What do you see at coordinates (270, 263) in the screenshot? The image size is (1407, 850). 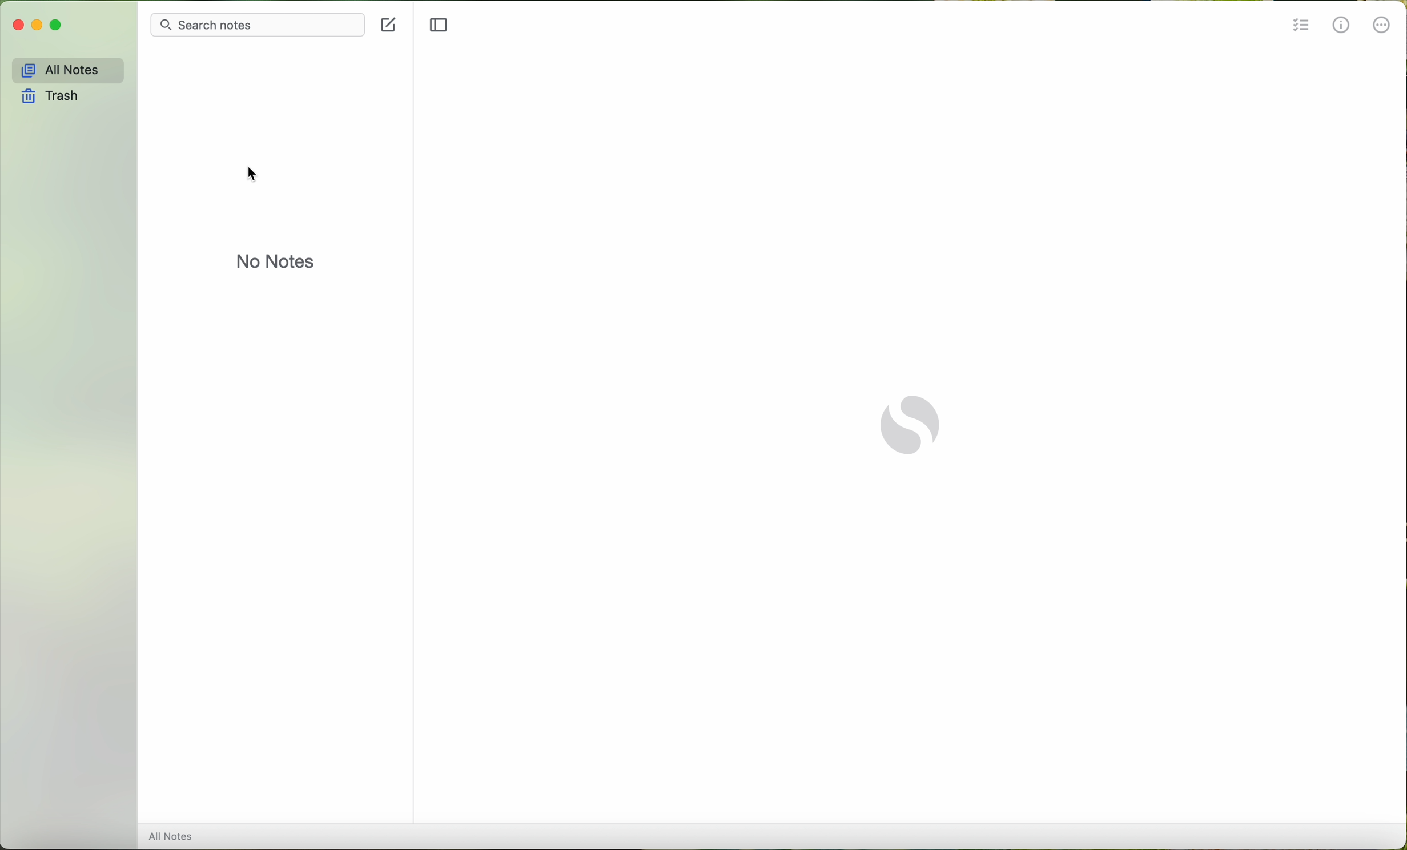 I see `no notes` at bounding box center [270, 263].